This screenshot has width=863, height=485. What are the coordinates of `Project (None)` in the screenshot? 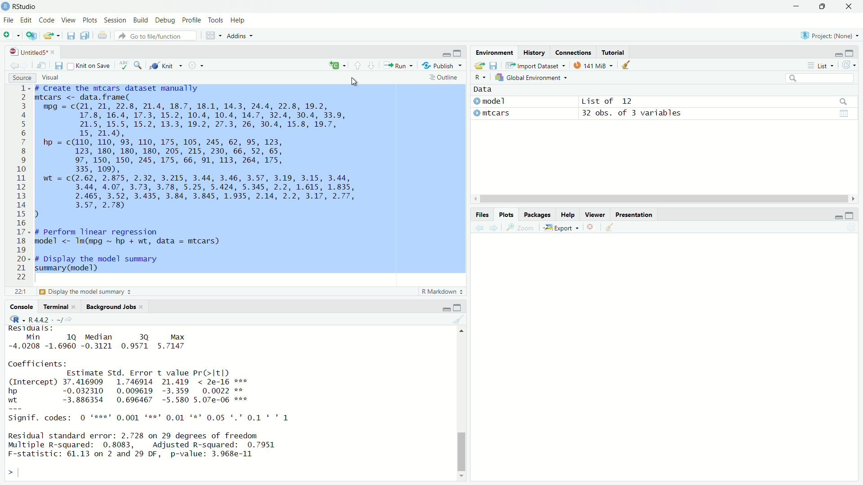 It's located at (826, 35).